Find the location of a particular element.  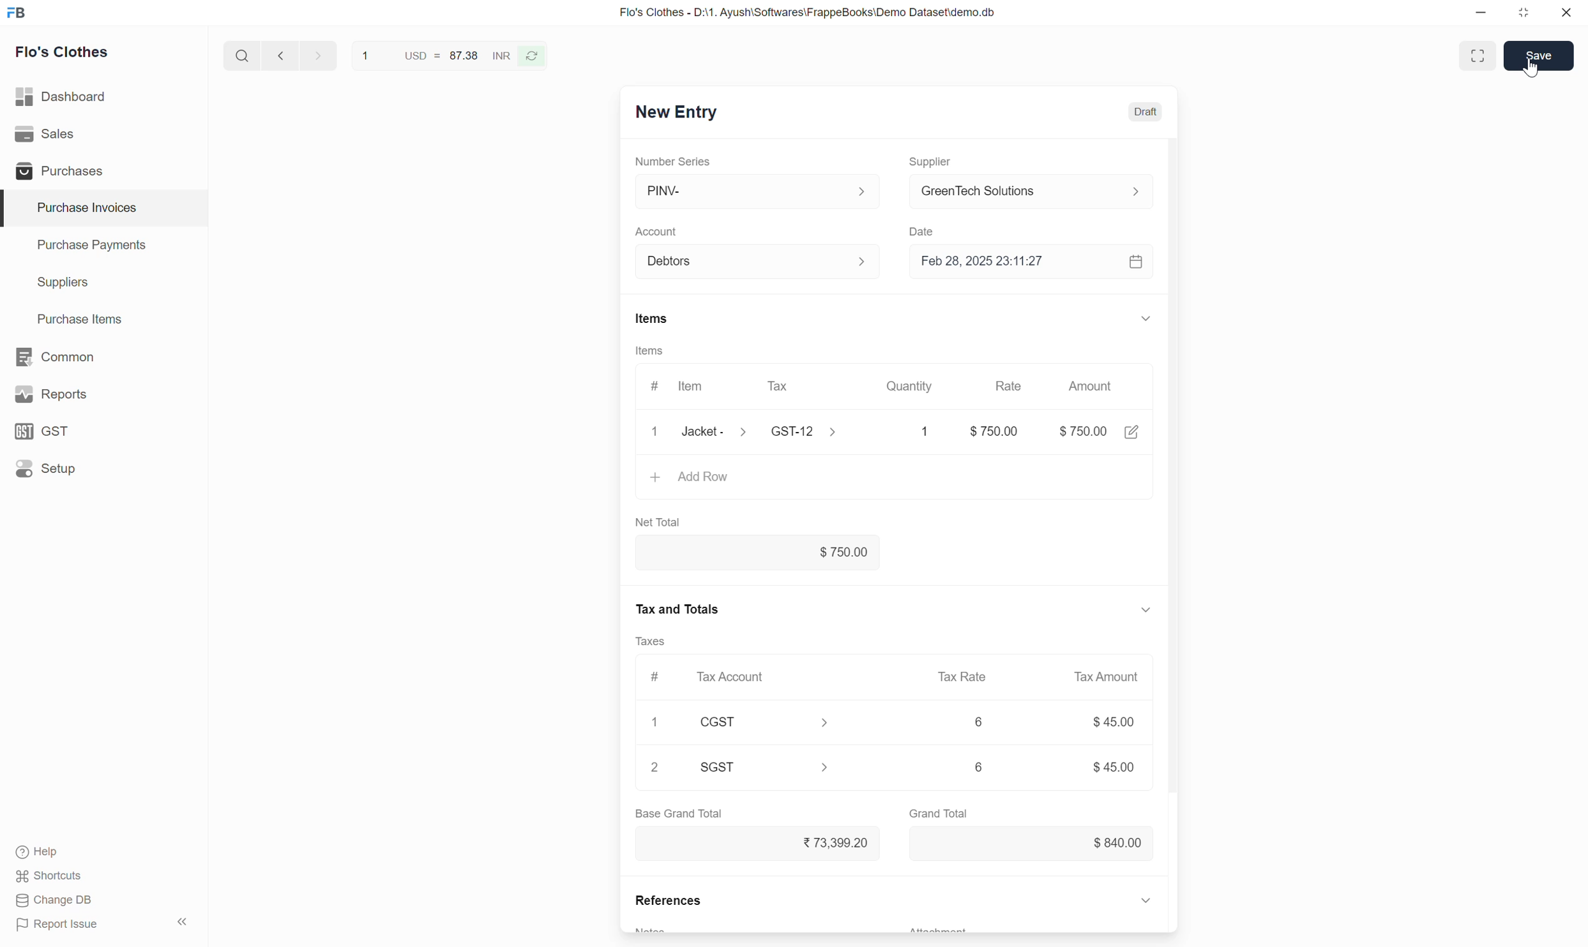

Draft is located at coordinates (1146, 112).